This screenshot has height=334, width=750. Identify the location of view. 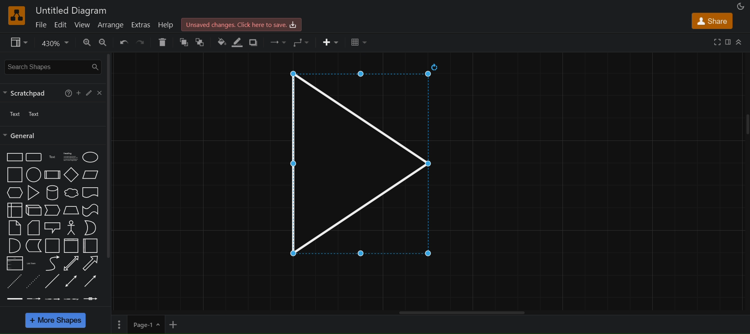
(19, 42).